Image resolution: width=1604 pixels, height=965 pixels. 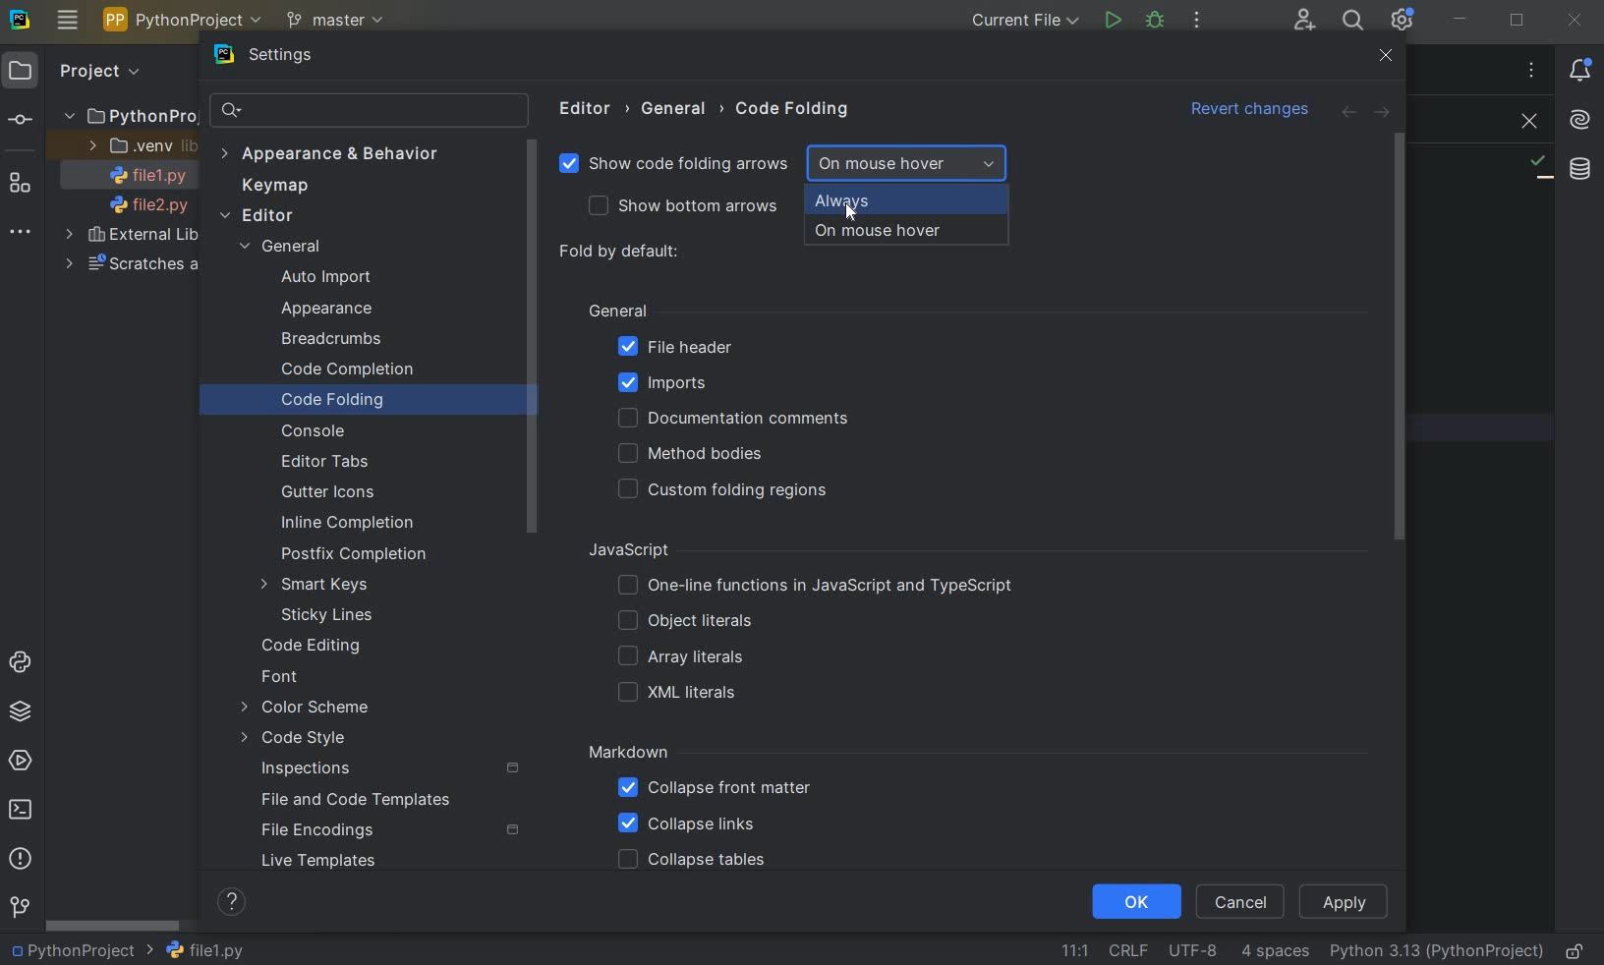 I want to click on MAIN MENU, so click(x=68, y=21).